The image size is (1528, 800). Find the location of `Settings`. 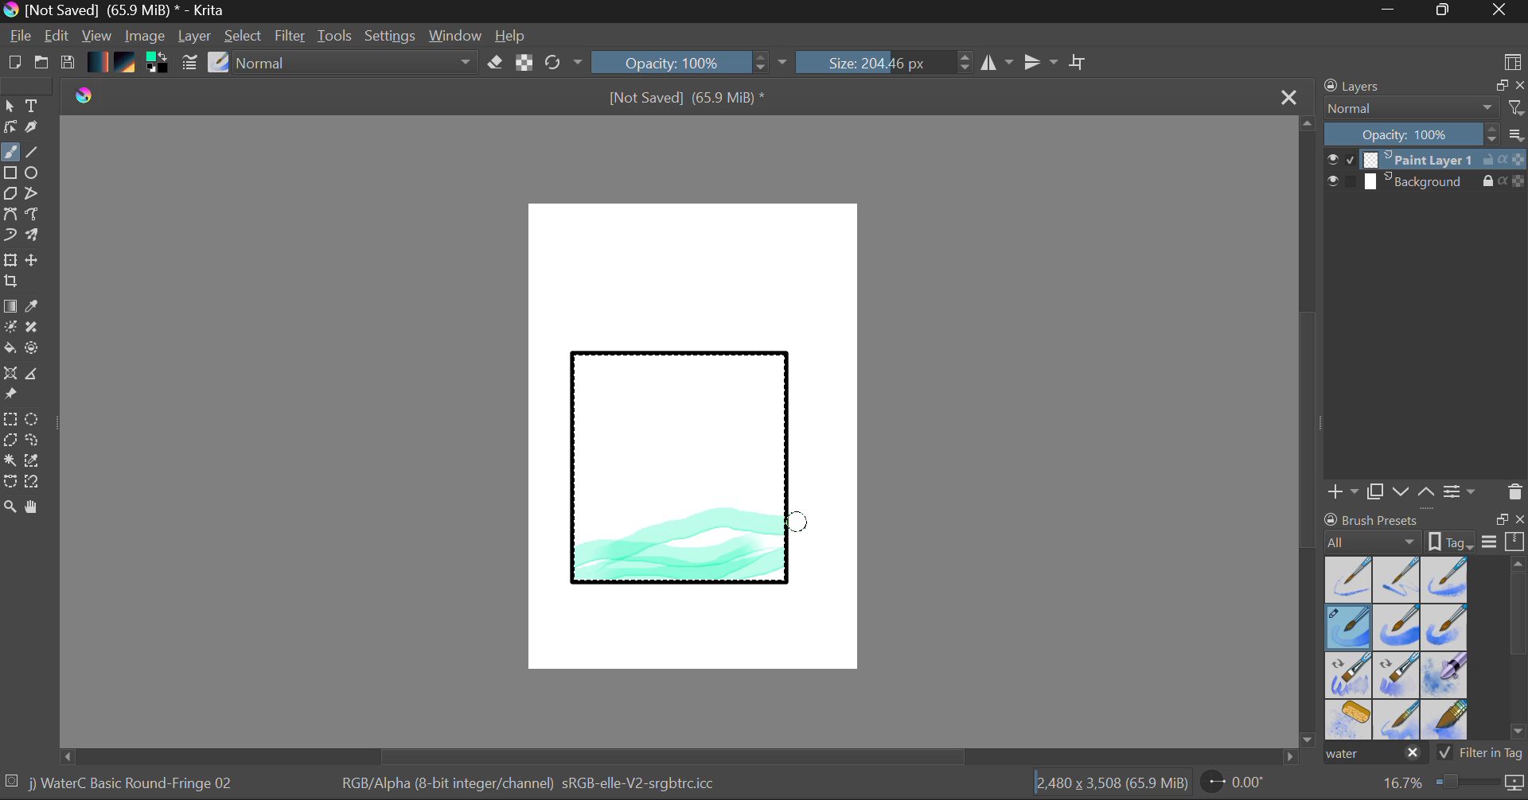

Settings is located at coordinates (391, 36).